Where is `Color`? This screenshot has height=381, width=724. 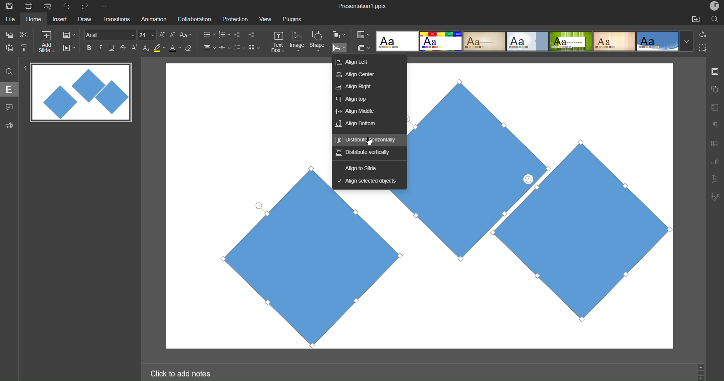
Color is located at coordinates (364, 35).